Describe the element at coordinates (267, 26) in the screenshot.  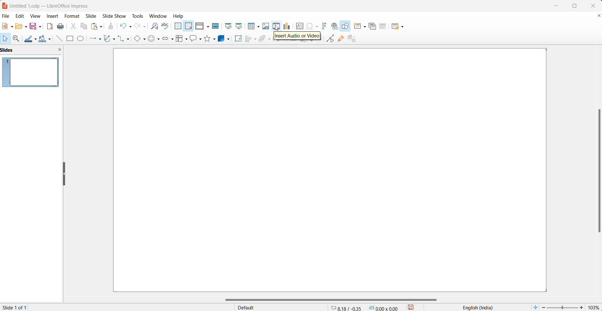
I see `insert image` at that location.